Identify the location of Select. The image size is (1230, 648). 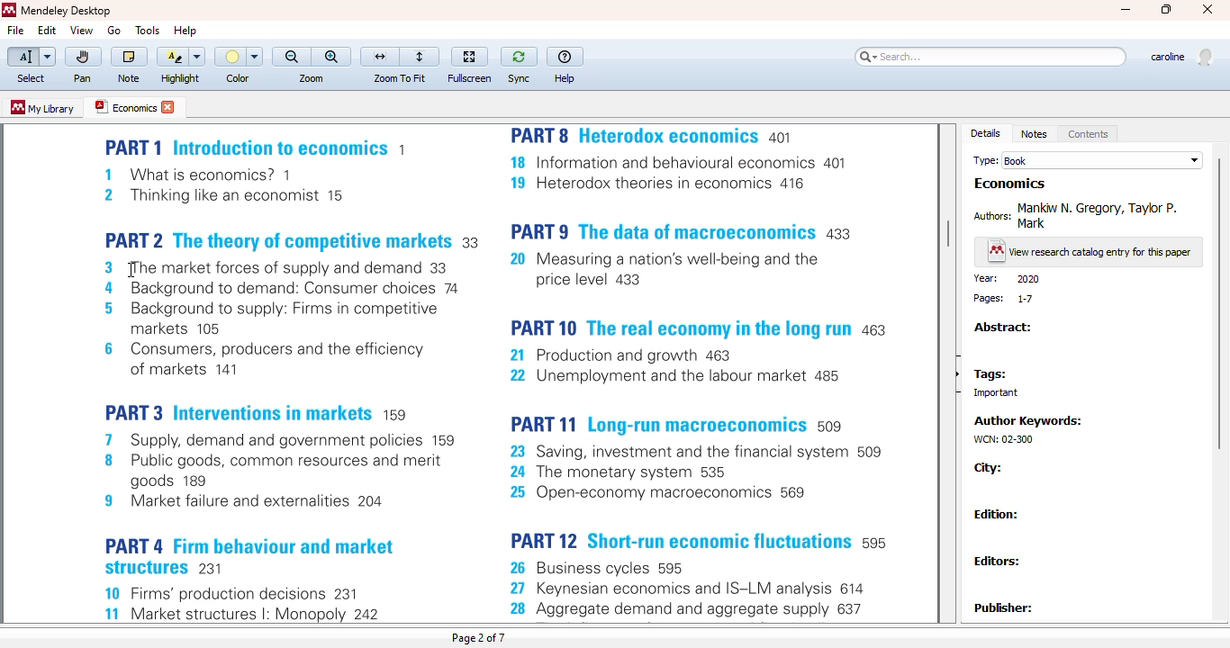
(32, 79).